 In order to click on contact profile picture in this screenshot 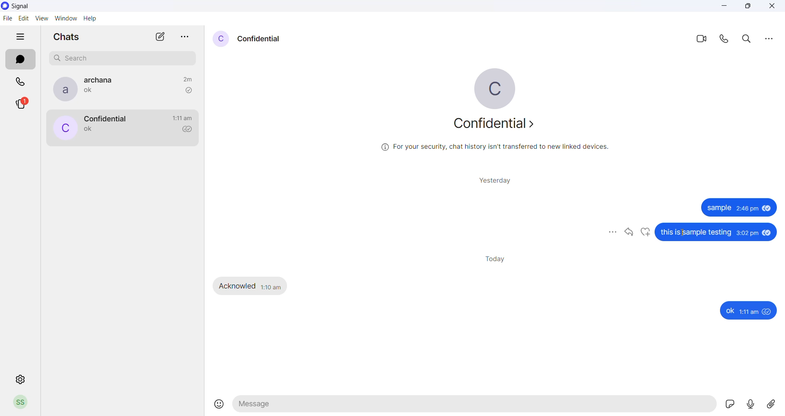, I will do `click(220, 39)`.